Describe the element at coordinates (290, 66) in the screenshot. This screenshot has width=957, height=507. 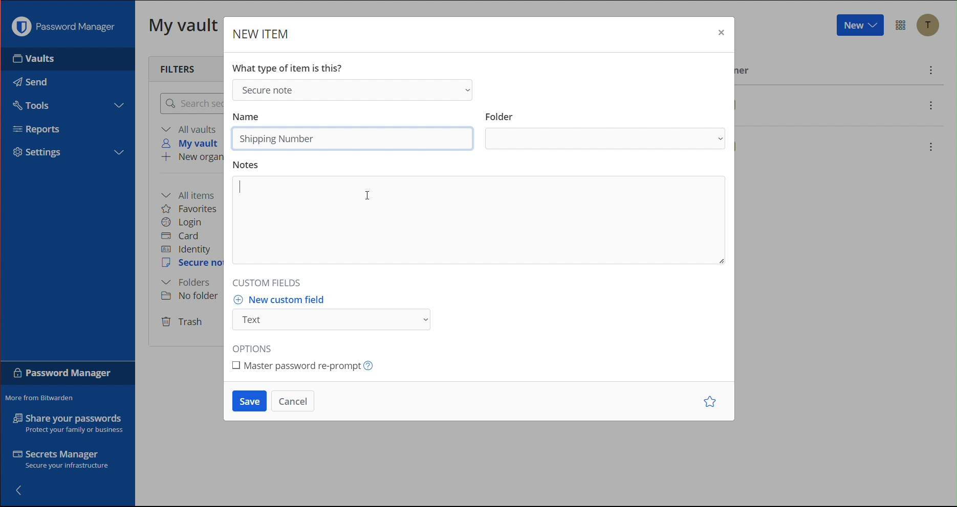
I see `What type of item is this?` at that location.